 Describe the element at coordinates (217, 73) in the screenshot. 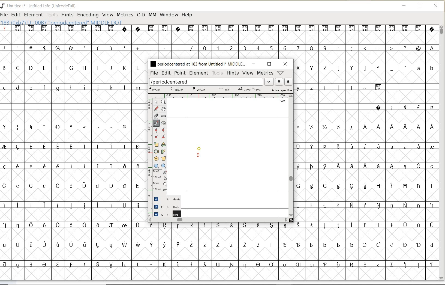

I see `tools` at that location.